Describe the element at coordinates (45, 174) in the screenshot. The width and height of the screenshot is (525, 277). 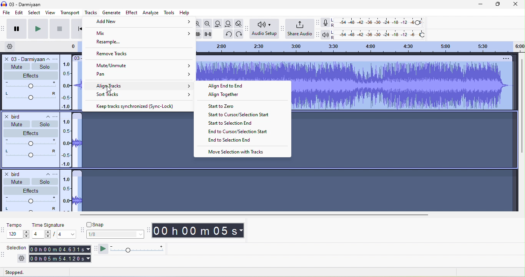
I see `collapse` at that location.